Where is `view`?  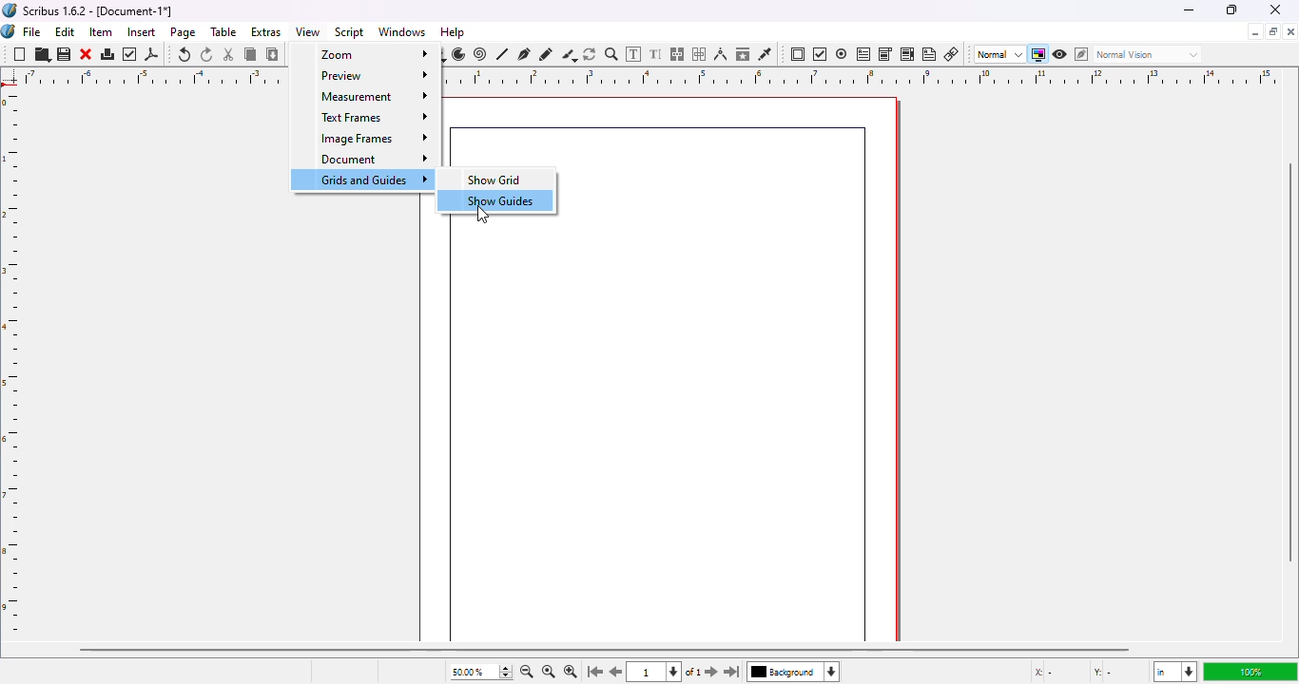
view is located at coordinates (308, 31).